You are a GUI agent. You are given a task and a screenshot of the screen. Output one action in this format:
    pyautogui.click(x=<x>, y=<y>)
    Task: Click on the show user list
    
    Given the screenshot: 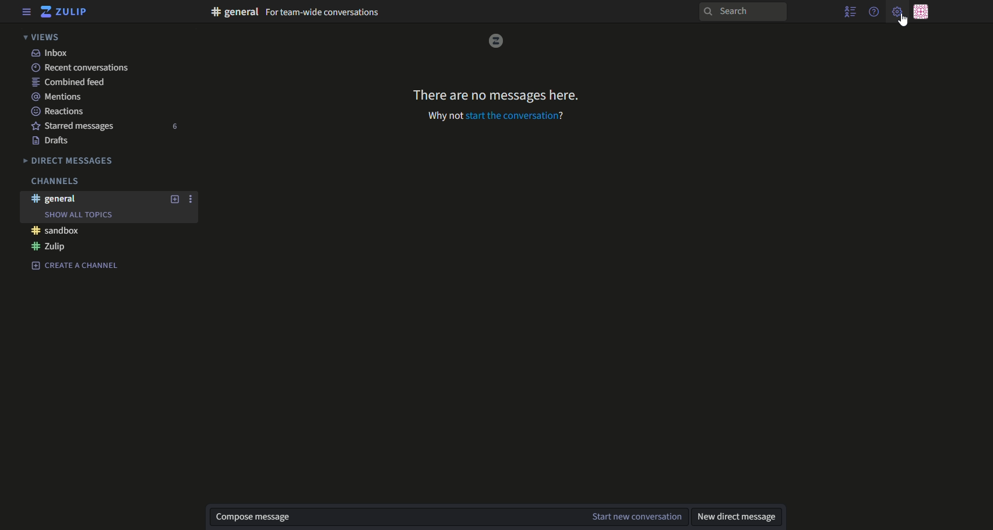 What is the action you would take?
    pyautogui.click(x=850, y=12)
    